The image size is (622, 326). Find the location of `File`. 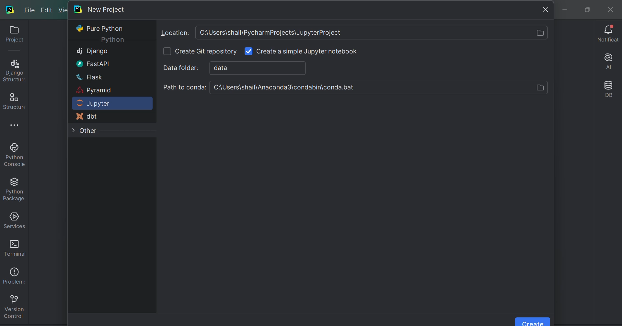

File is located at coordinates (30, 10).